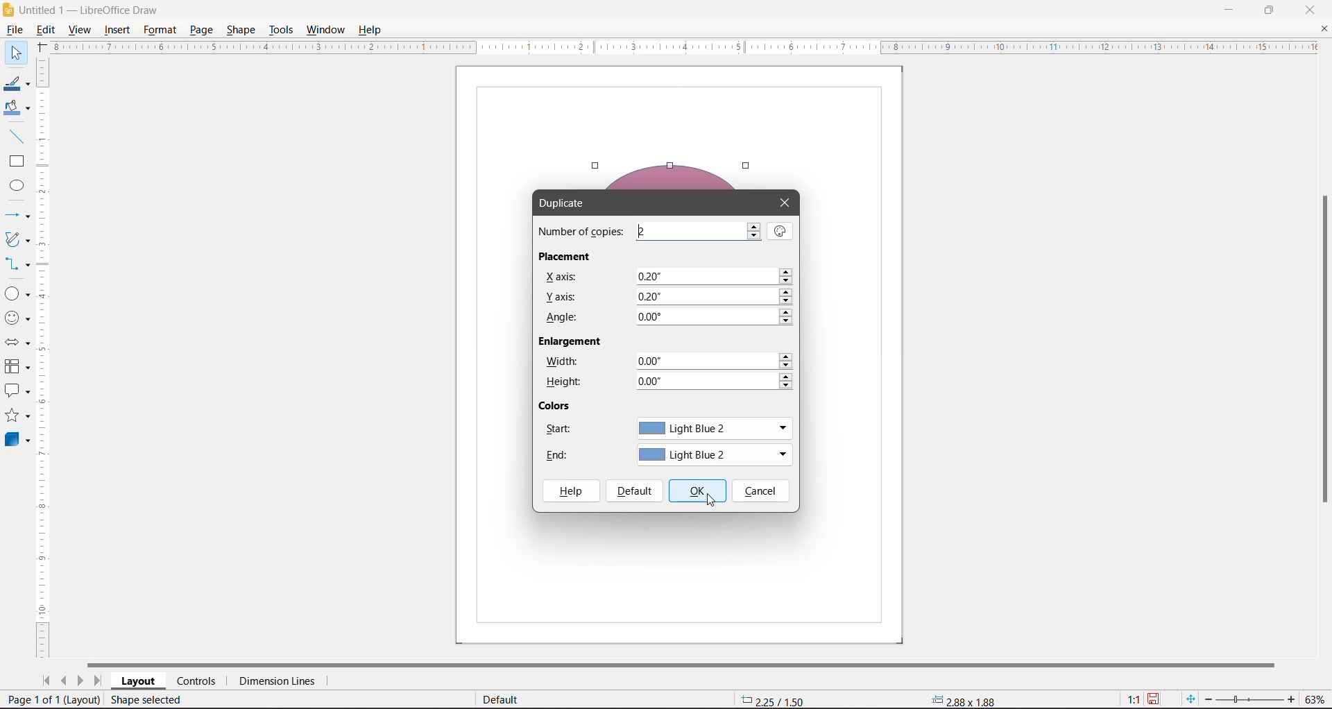 The width and height of the screenshot is (1332, 709). I want to click on OK, so click(699, 490).